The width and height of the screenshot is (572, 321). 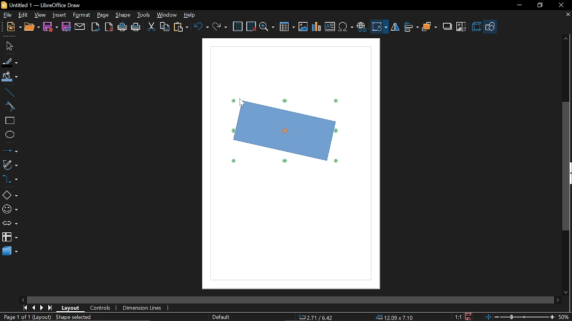 I want to click on previous page, so click(x=34, y=308).